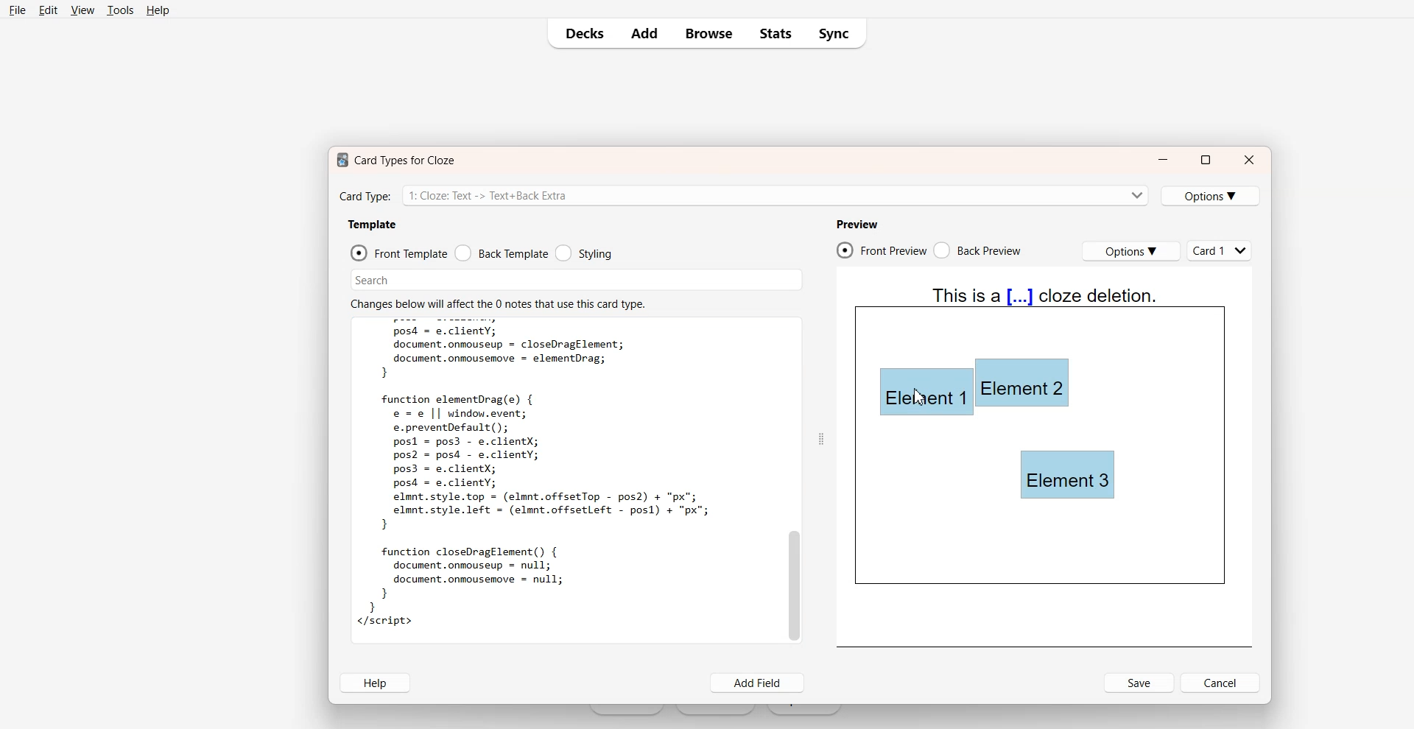 The height and width of the screenshot is (729, 1414). What do you see at coordinates (540, 479) in the screenshot?
I see `Text` at bounding box center [540, 479].